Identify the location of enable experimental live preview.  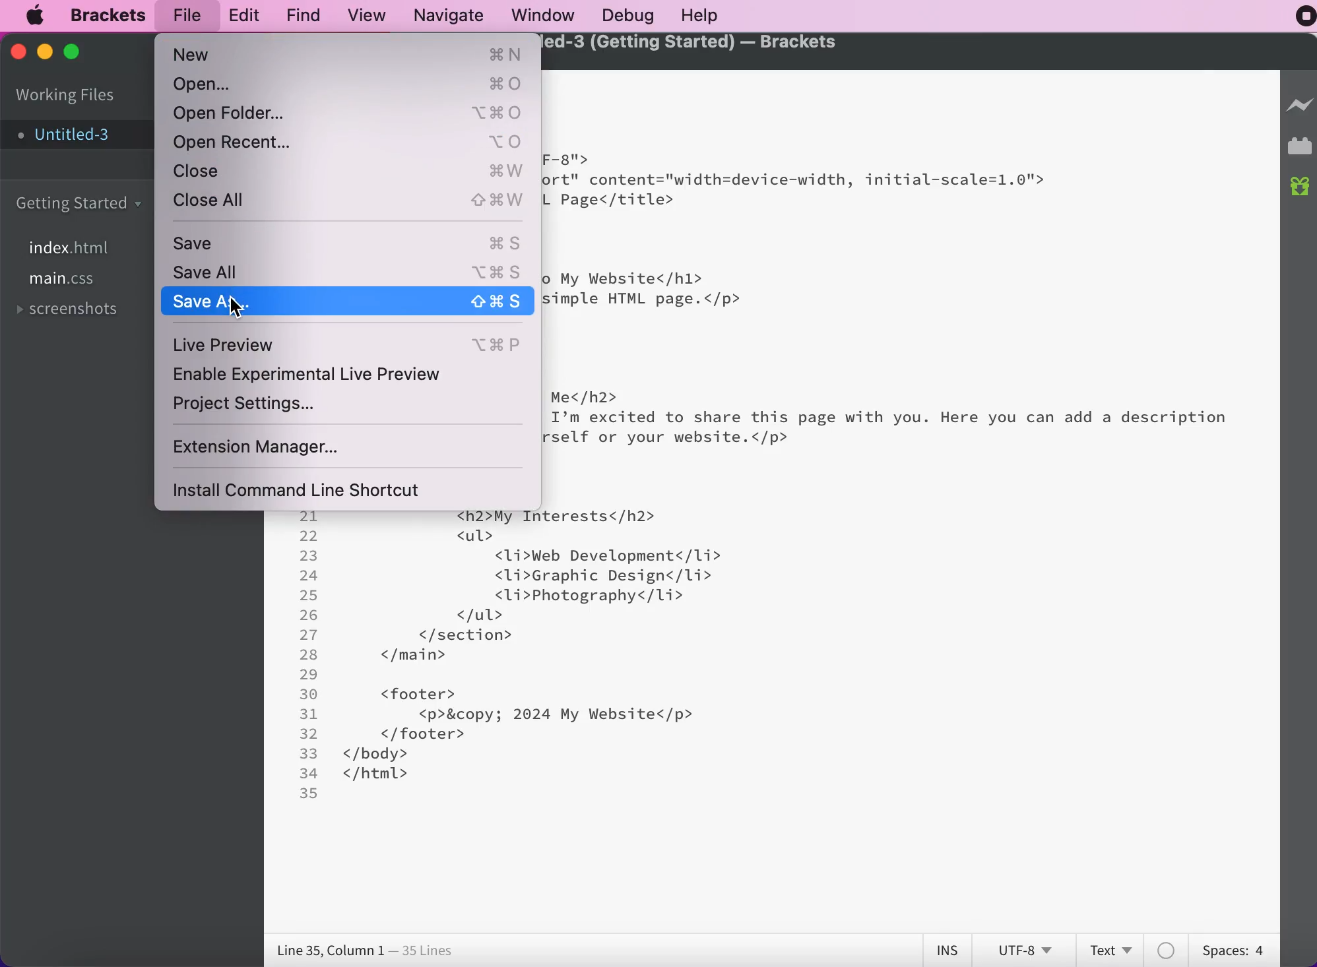
(337, 375).